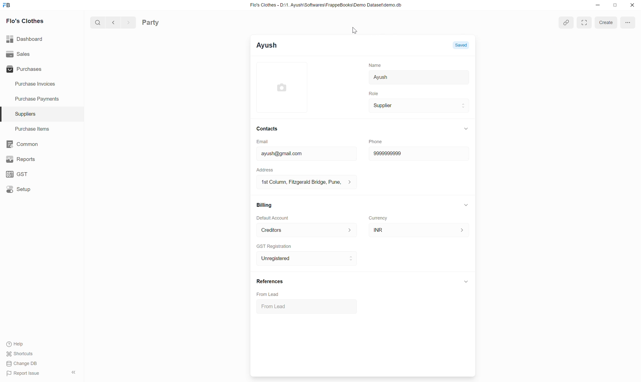 This screenshot has height=382, width=641. Describe the element at coordinates (129, 22) in the screenshot. I see `Next` at that location.